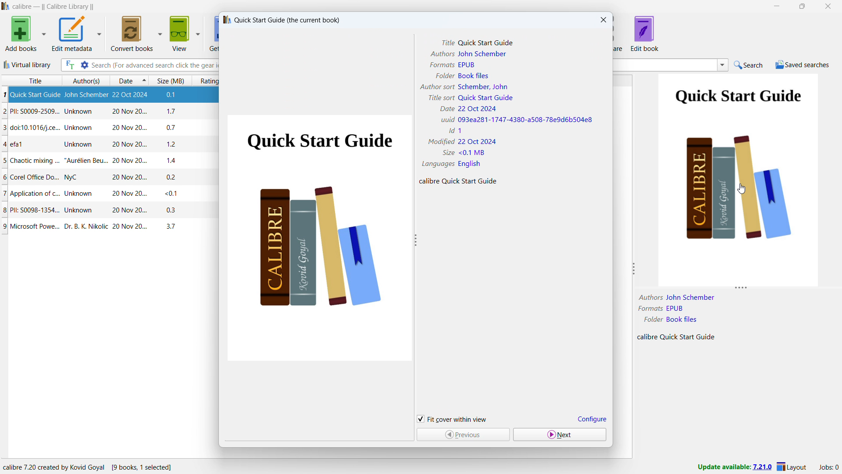 The width and height of the screenshot is (842, 474). I want to click on 1.7, so click(173, 111).